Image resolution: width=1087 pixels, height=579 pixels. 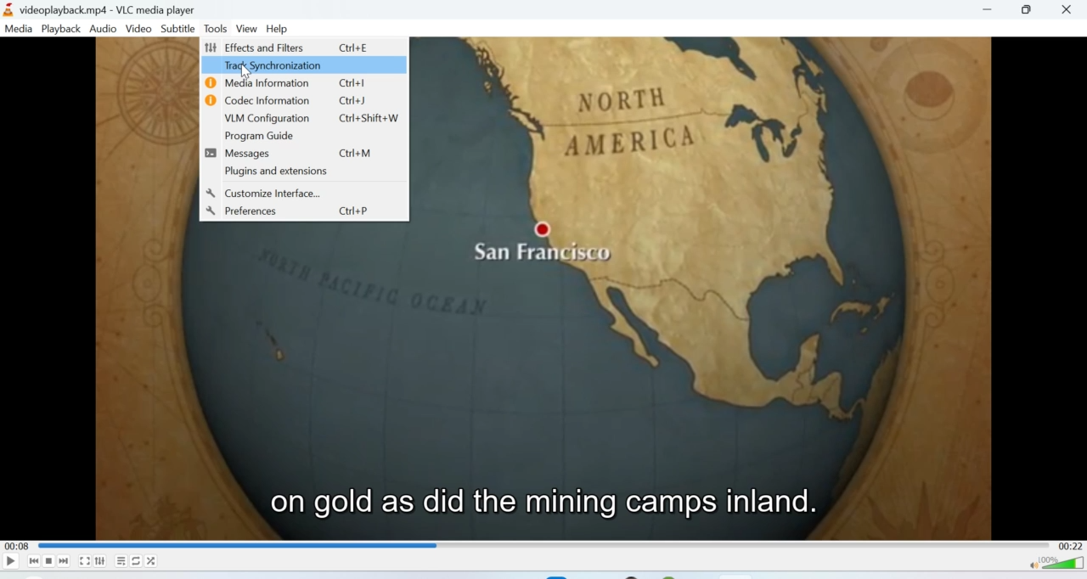 What do you see at coordinates (255, 47) in the screenshot?
I see `Effects and Filters` at bounding box center [255, 47].